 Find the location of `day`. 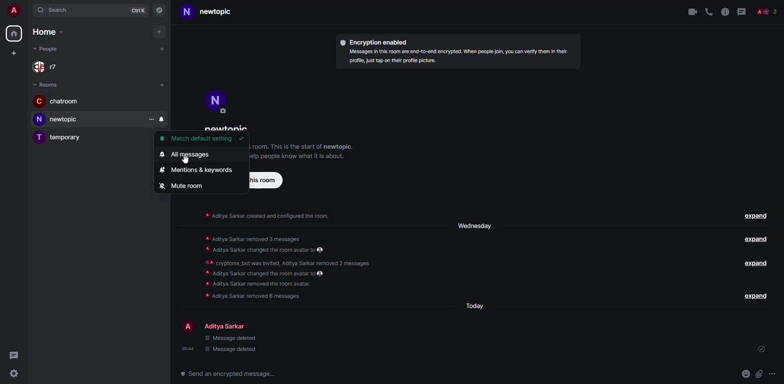

day is located at coordinates (474, 226).